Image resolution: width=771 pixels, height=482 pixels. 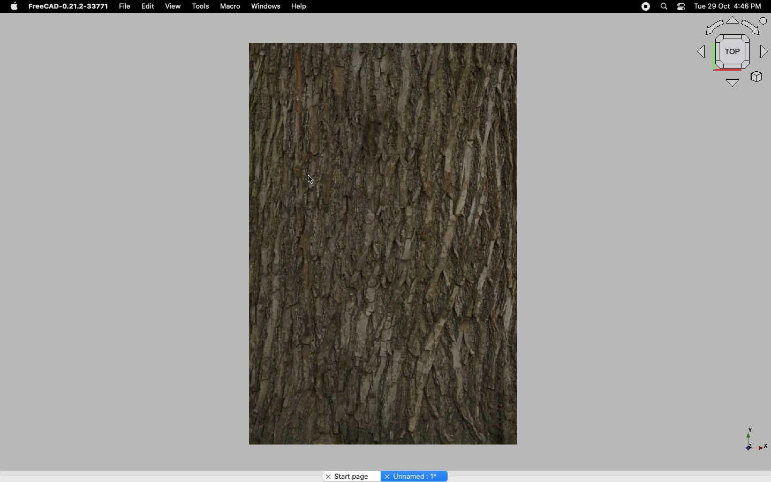 I want to click on FreeCAD-0.21.2-33771, so click(x=66, y=5).